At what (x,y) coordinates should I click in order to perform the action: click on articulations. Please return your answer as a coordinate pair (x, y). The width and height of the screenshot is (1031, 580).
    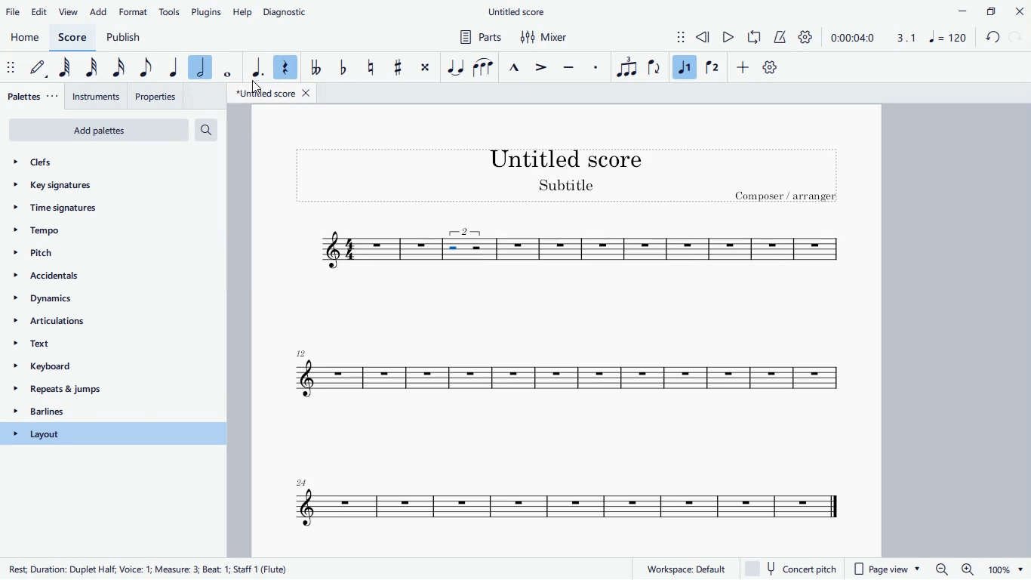
    Looking at the image, I should click on (103, 324).